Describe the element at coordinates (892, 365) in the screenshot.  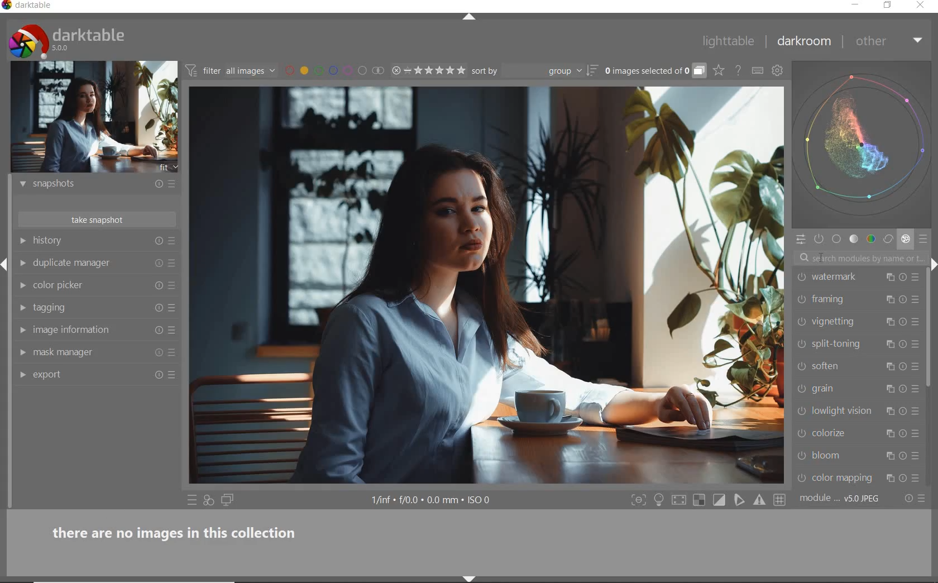
I see `multiple instance actions` at that location.